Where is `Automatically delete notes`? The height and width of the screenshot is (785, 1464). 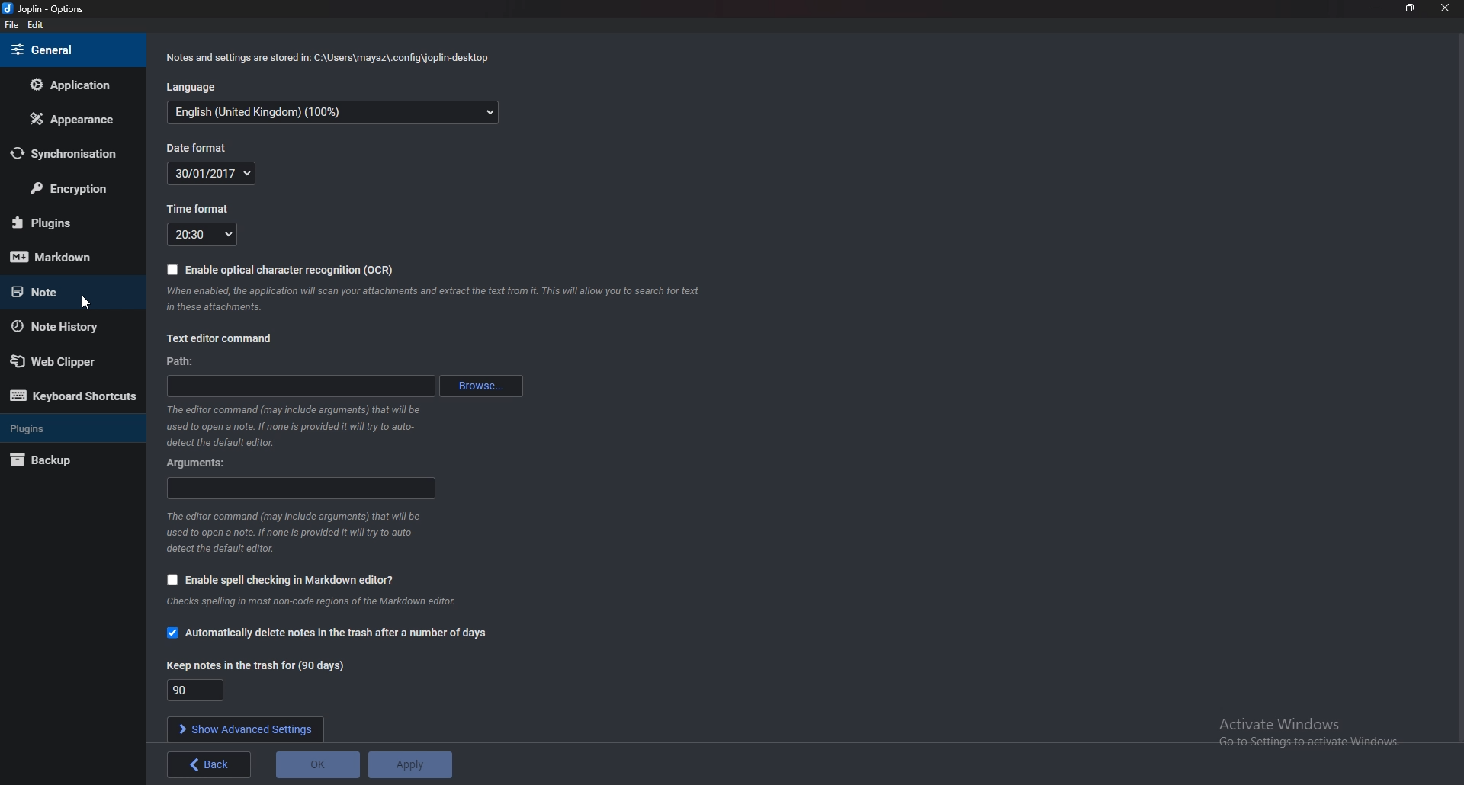
Automatically delete notes is located at coordinates (339, 633).